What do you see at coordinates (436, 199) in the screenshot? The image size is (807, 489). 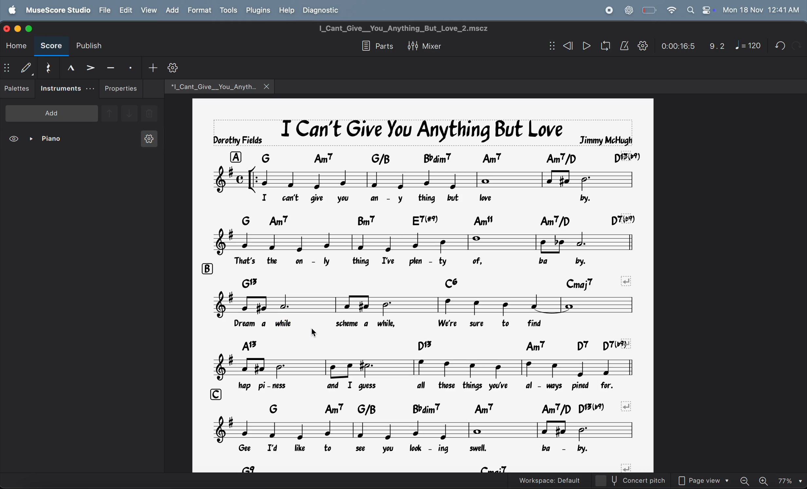 I see `lyrics` at bounding box center [436, 199].